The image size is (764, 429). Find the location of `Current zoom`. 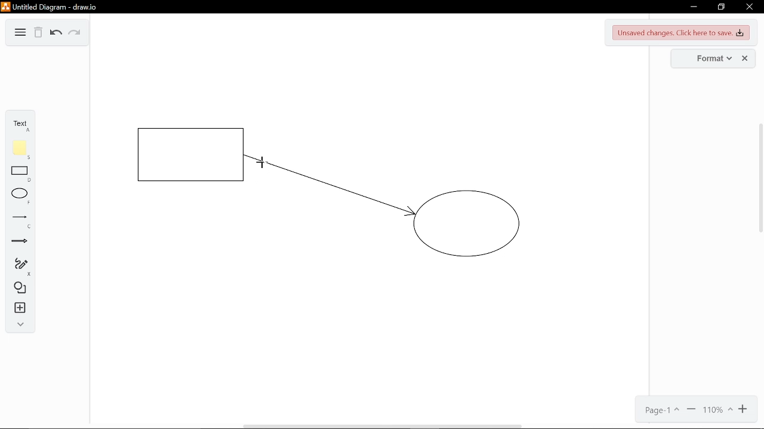

Current zoom is located at coordinates (717, 409).